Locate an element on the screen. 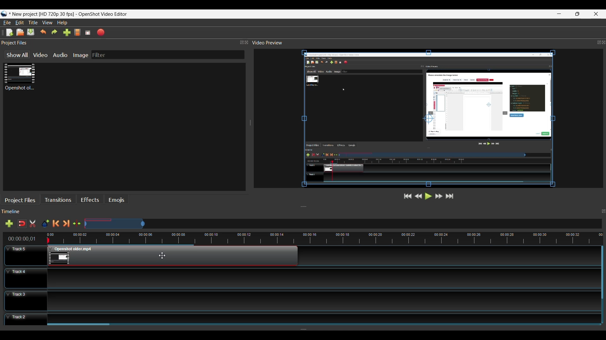 Image resolution: width=606 pixels, height=340 pixels. Edit is located at coordinates (20, 23).